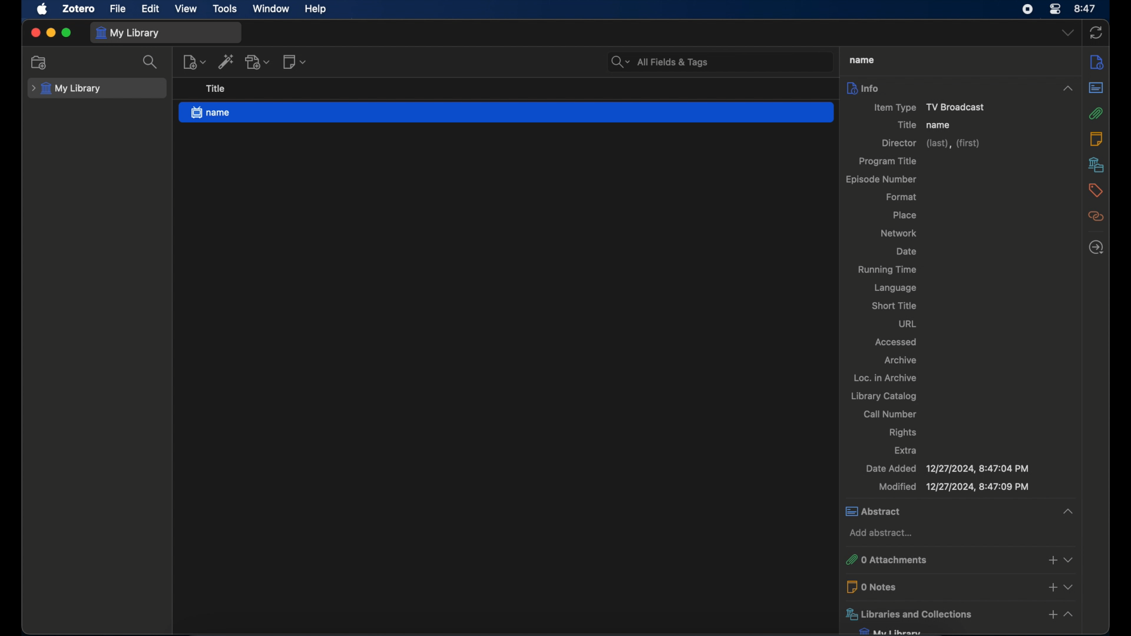 This screenshot has height=636, width=1131. What do you see at coordinates (908, 323) in the screenshot?
I see `url` at bounding box center [908, 323].